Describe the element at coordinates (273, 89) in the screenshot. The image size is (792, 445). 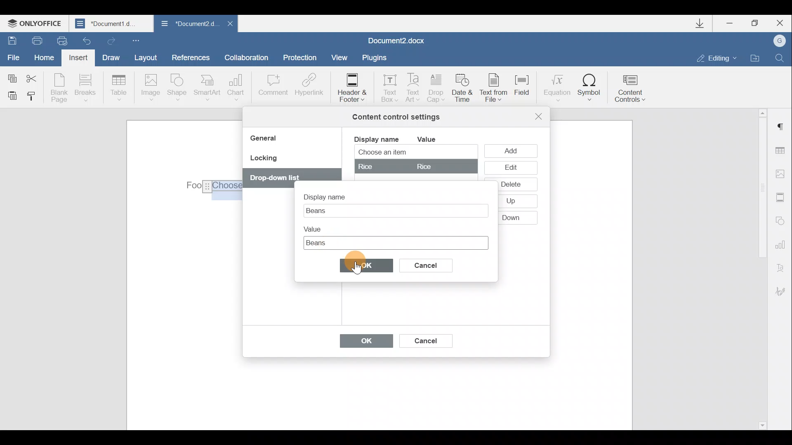
I see `Comment` at that location.